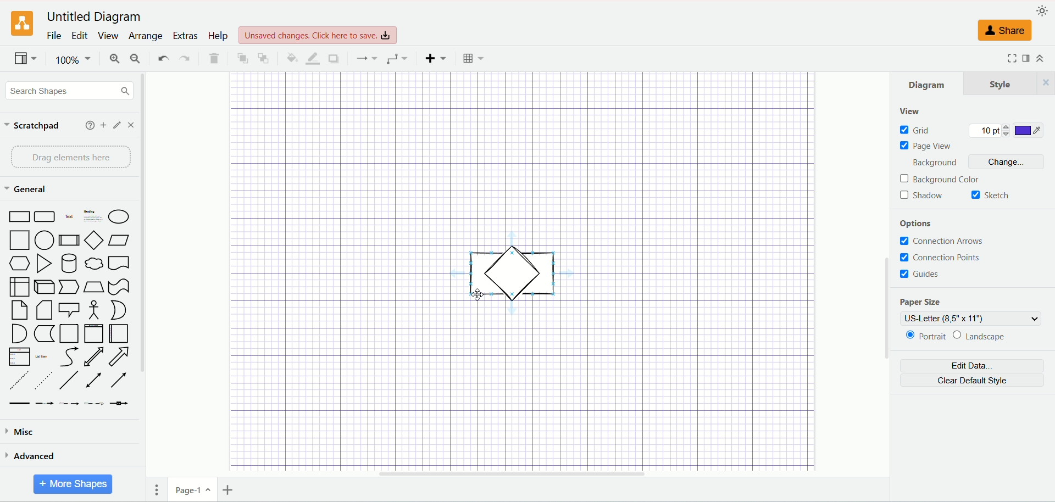 This screenshot has width=1055, height=502. Describe the element at coordinates (95, 264) in the screenshot. I see `Cloud` at that location.